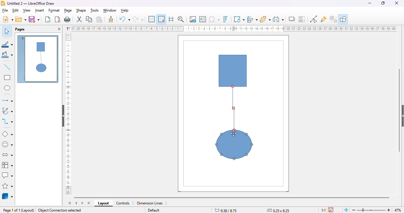 This screenshot has height=213, width=404. What do you see at coordinates (8, 186) in the screenshot?
I see `stars and banners` at bounding box center [8, 186].